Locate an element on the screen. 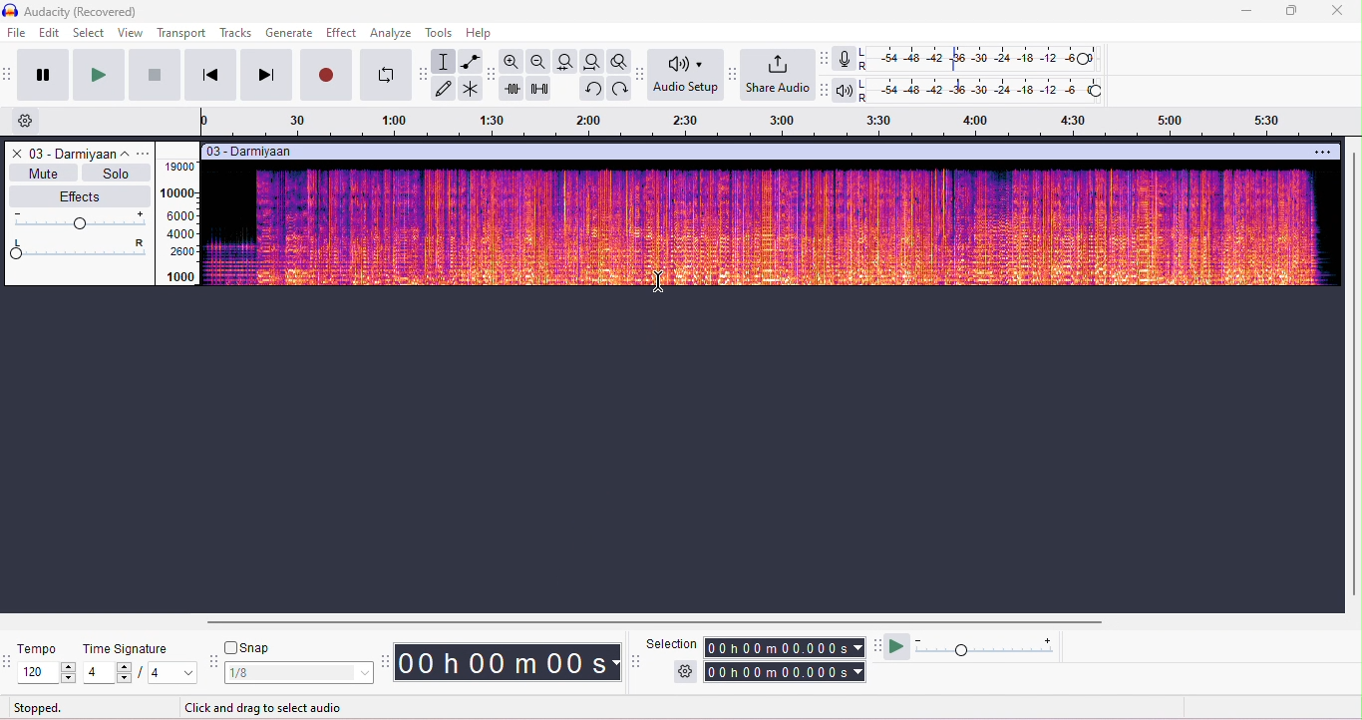 The width and height of the screenshot is (1362, 720). cursor is located at coordinates (660, 282).